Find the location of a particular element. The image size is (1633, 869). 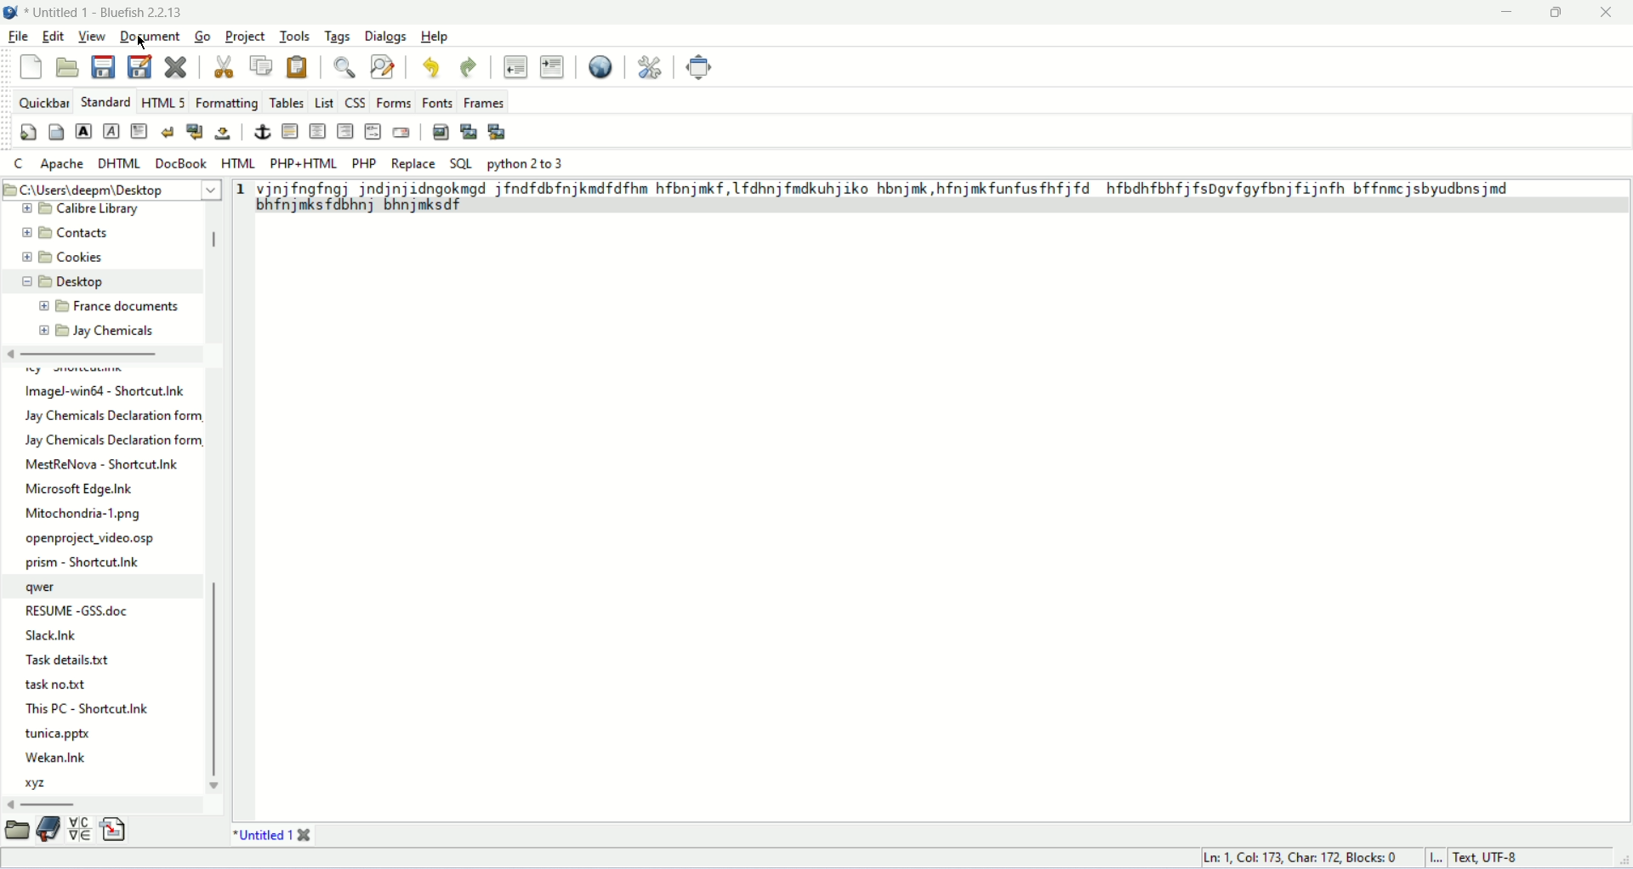

Untitled 1 - Bluefish 2.2.13 is located at coordinates (109, 13).